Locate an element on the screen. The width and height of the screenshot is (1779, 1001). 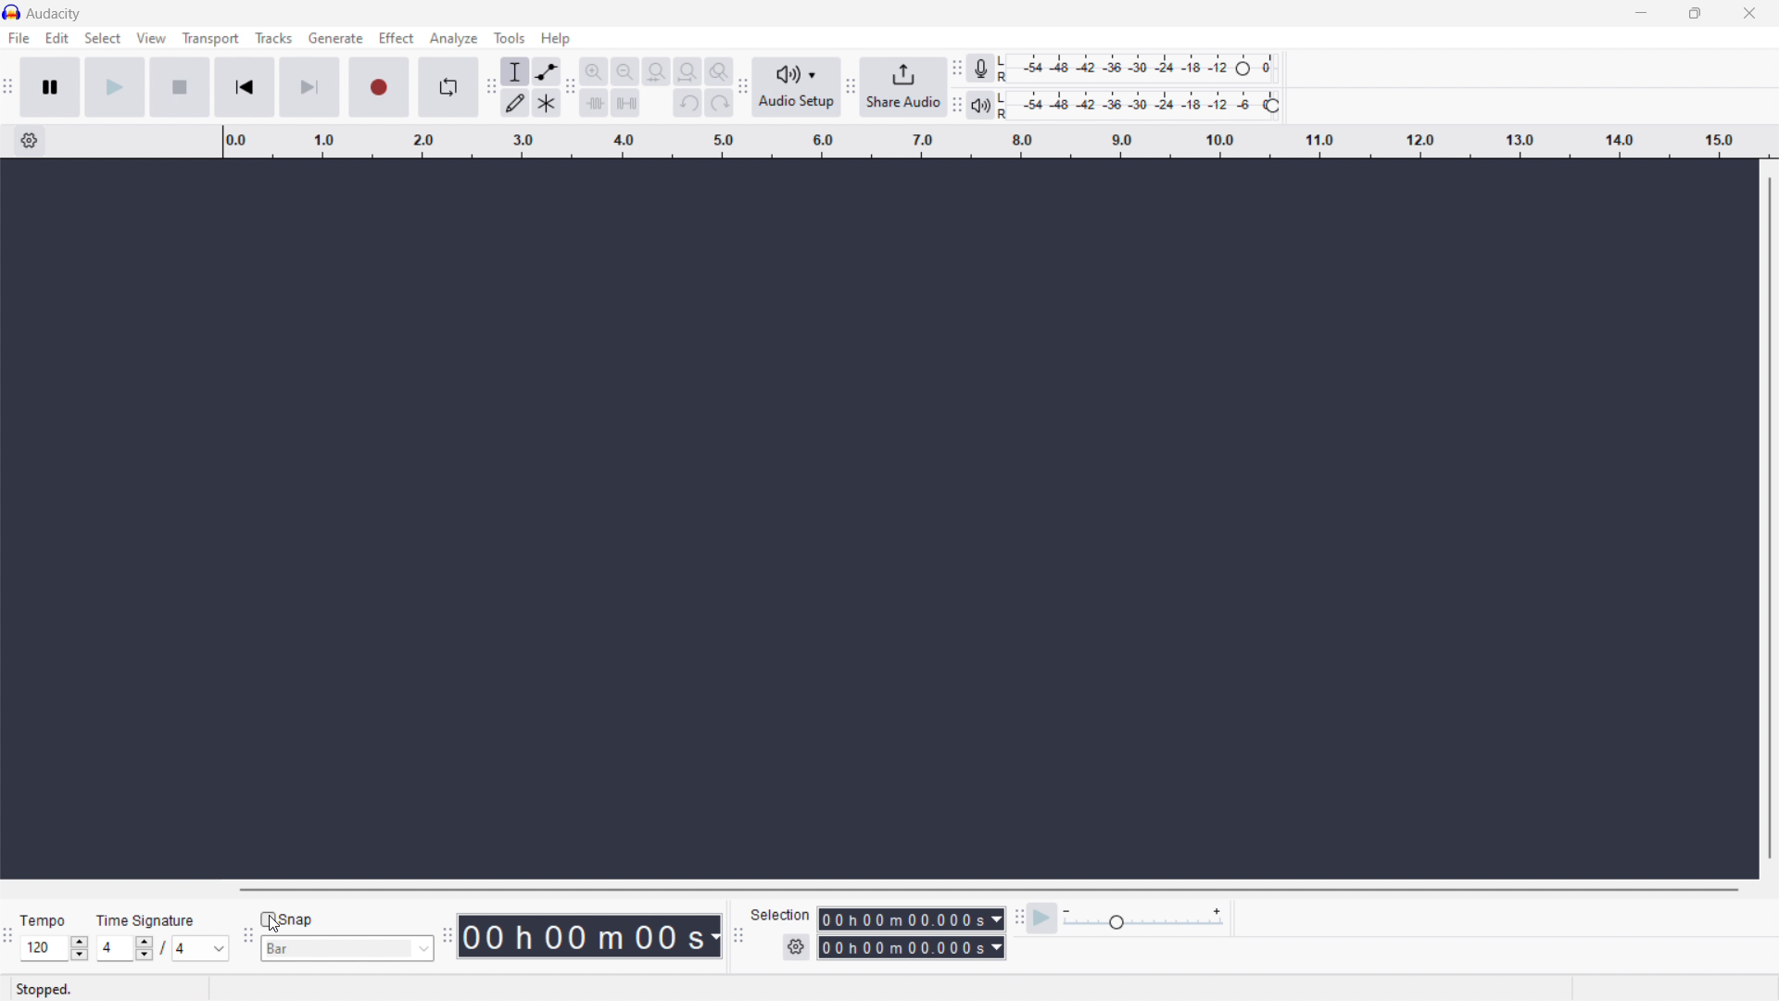
record is located at coordinates (377, 87).